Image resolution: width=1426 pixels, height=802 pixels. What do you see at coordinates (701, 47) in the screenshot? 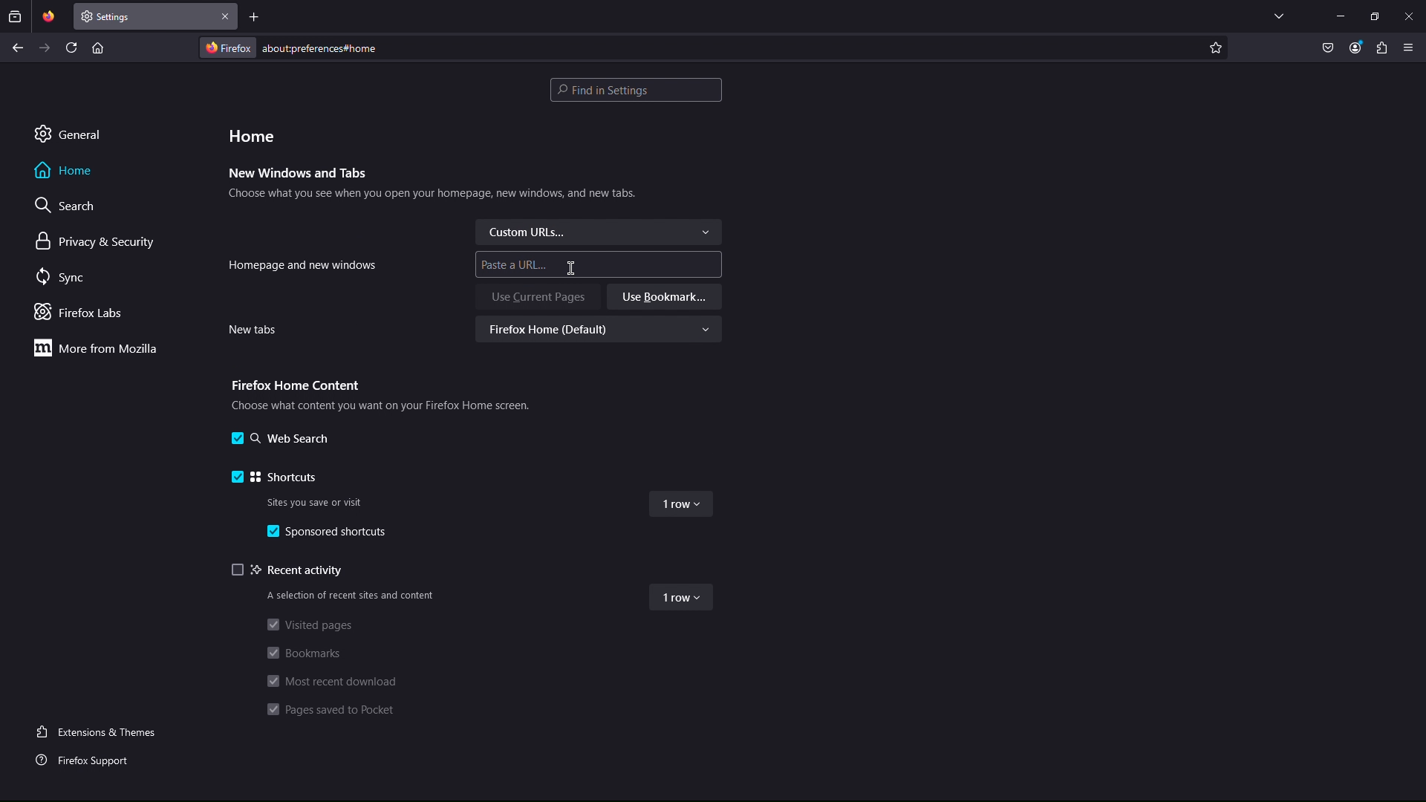
I see `Address Bar` at bounding box center [701, 47].